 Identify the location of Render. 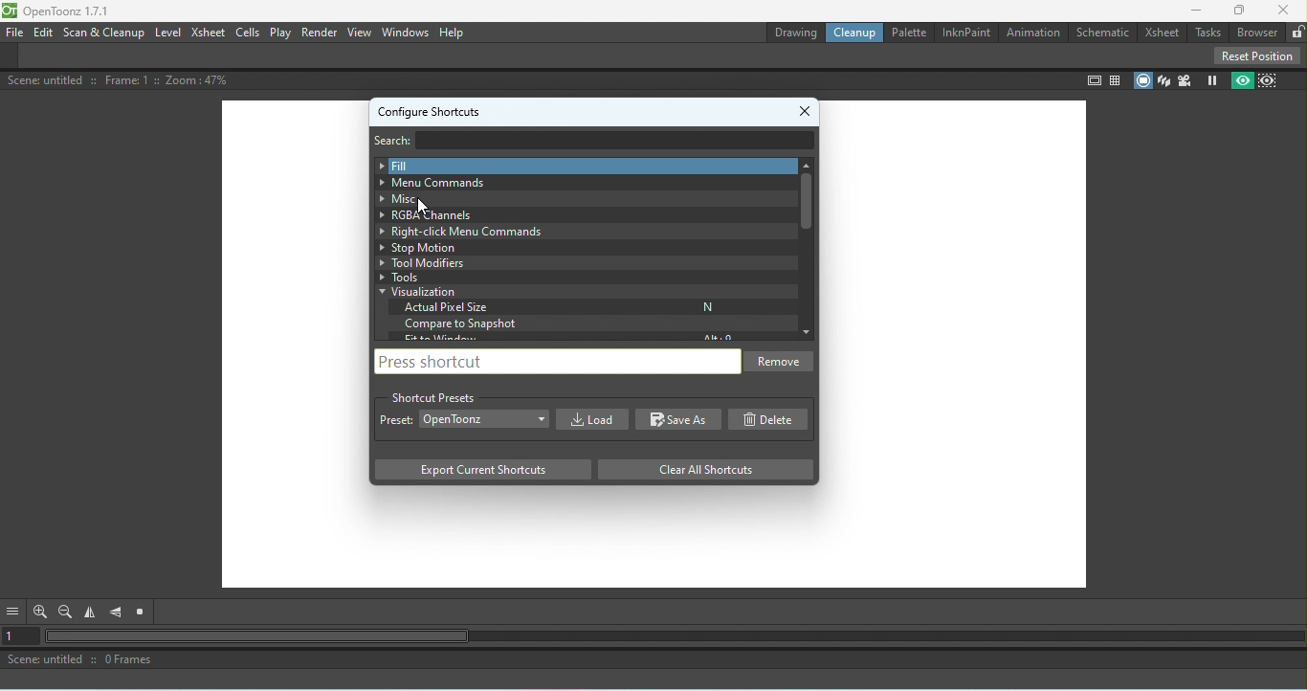
(319, 33).